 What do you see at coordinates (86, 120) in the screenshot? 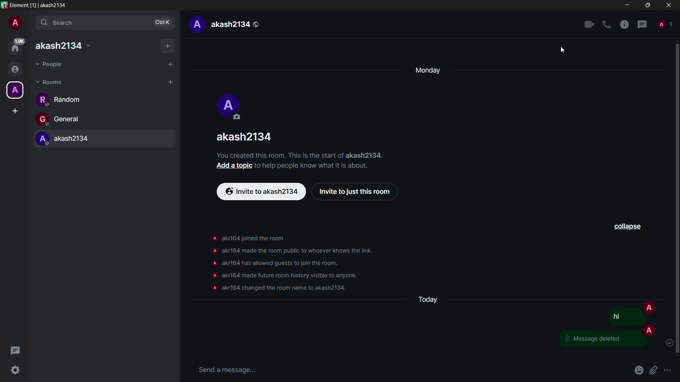
I see `General` at bounding box center [86, 120].